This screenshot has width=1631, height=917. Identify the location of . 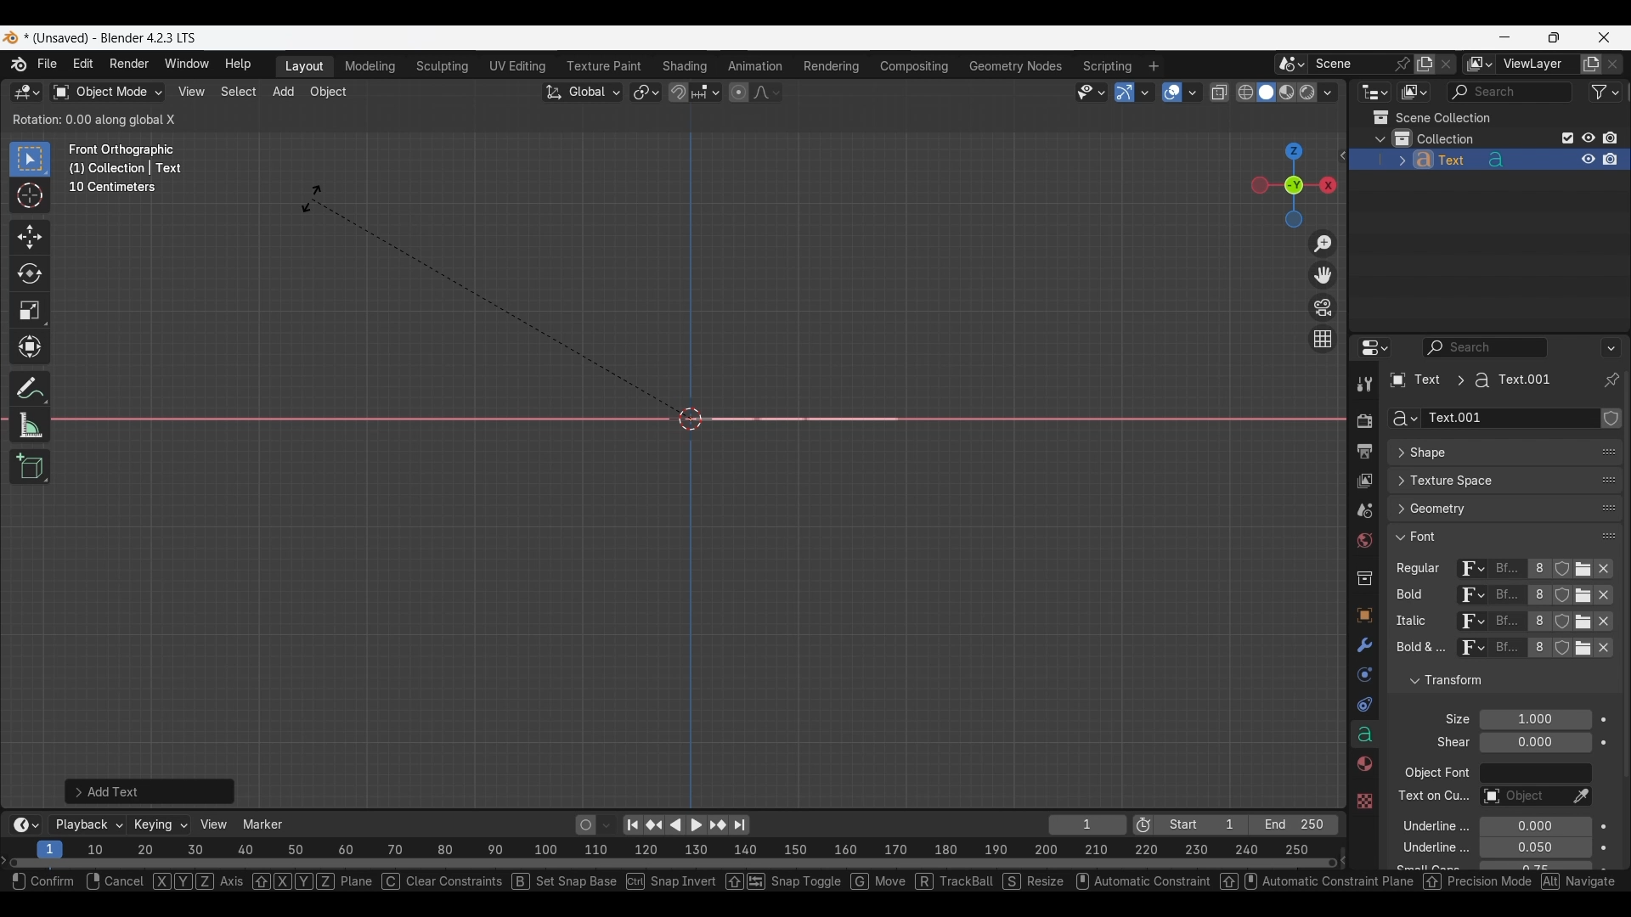
(1412, 598).